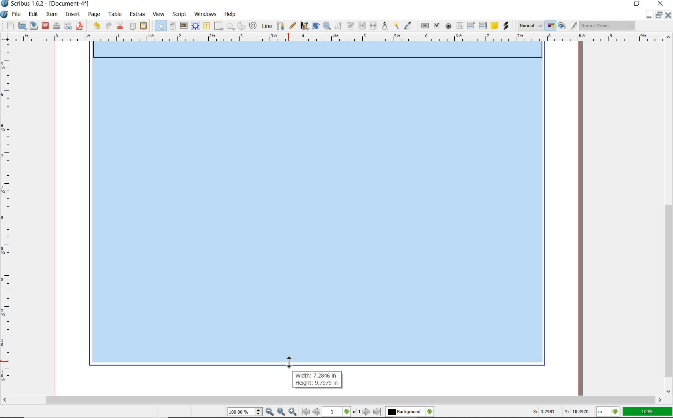  Describe the element at coordinates (408, 24) in the screenshot. I see `eye dropper` at that location.